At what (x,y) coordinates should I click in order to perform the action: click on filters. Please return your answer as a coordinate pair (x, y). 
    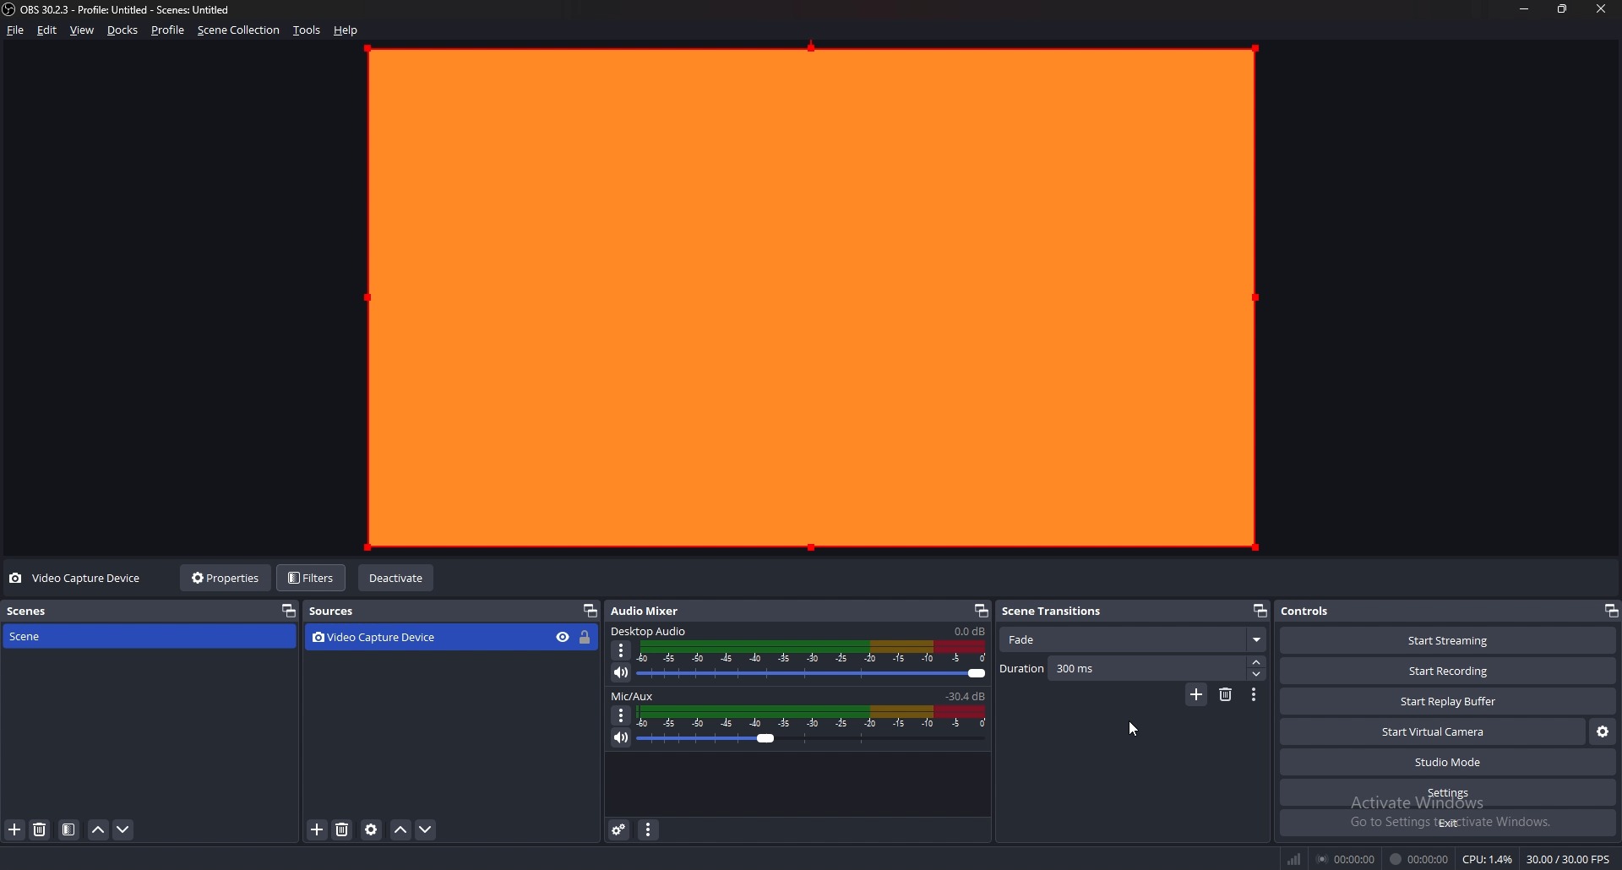
    Looking at the image, I should click on (313, 577).